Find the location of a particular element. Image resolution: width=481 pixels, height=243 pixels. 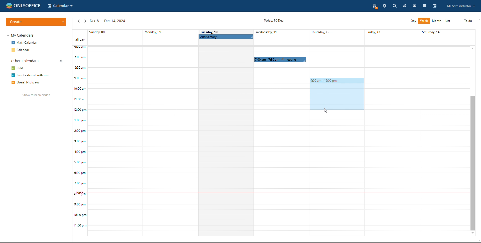

wednesday is located at coordinates (281, 150).